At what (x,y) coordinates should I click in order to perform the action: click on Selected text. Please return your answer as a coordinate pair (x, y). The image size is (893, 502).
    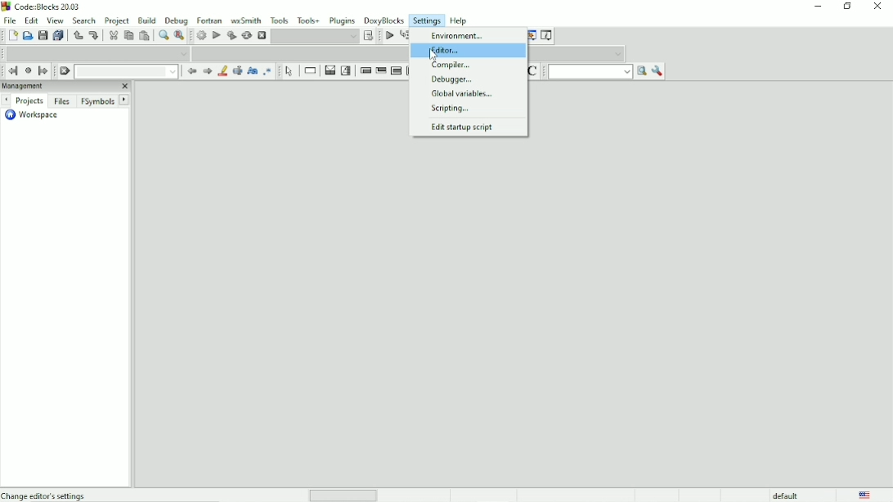
    Looking at the image, I should click on (238, 71).